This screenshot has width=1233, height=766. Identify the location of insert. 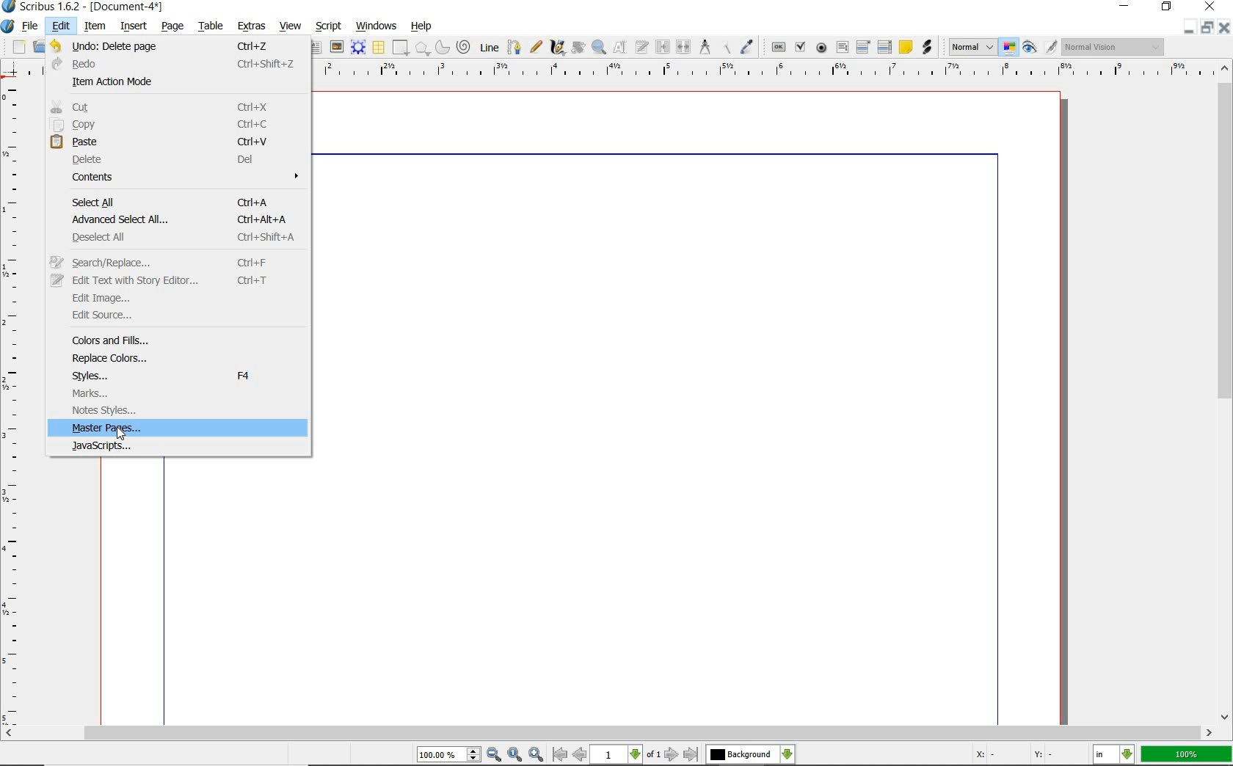
(133, 26).